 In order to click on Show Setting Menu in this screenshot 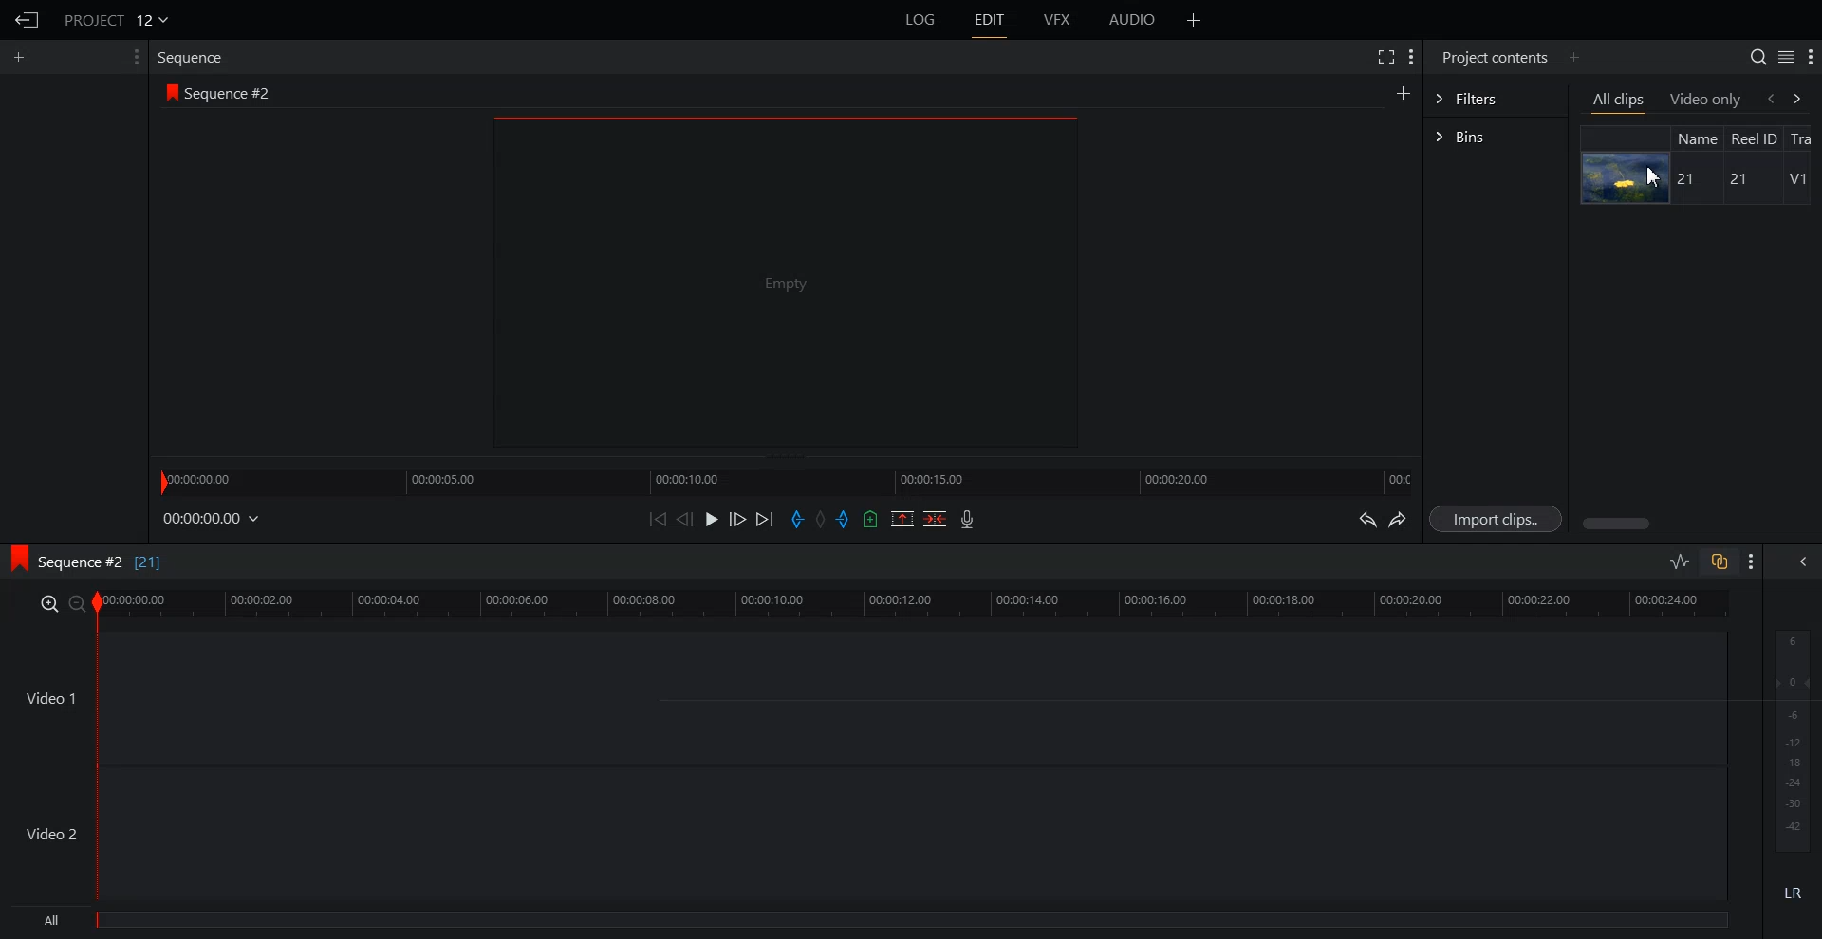, I will do `click(1412, 59)`.